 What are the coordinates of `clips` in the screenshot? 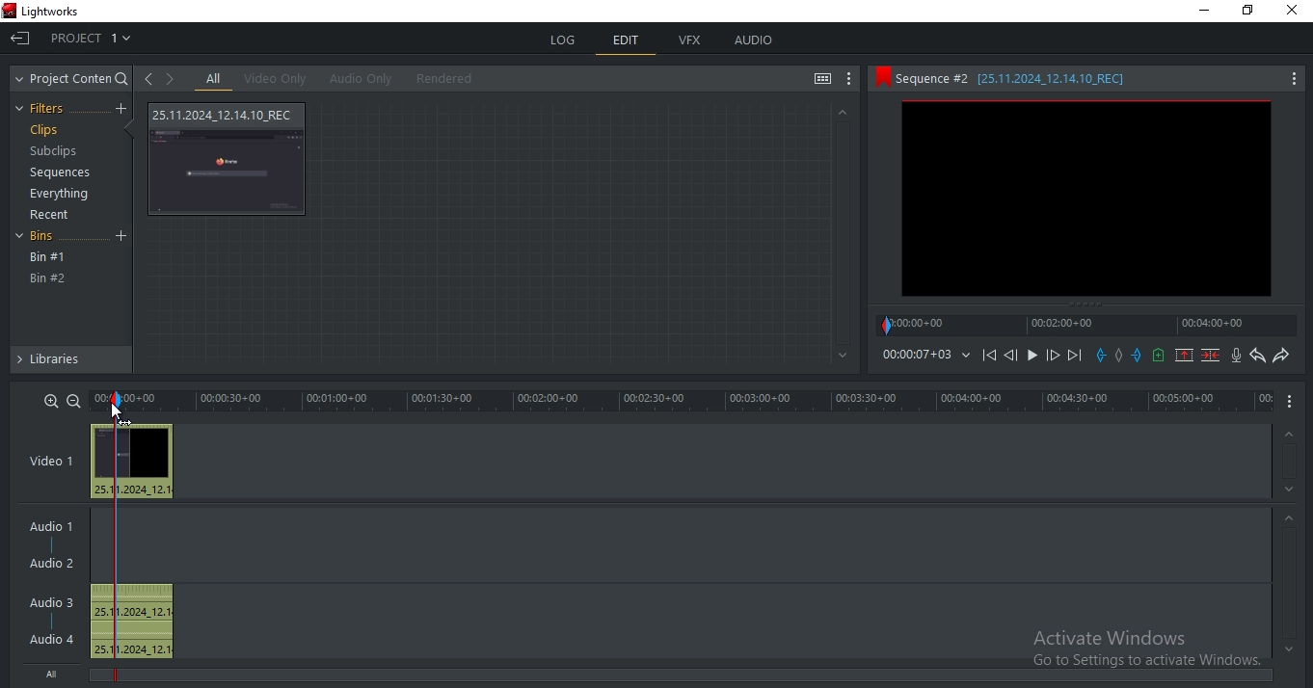 It's located at (43, 130).